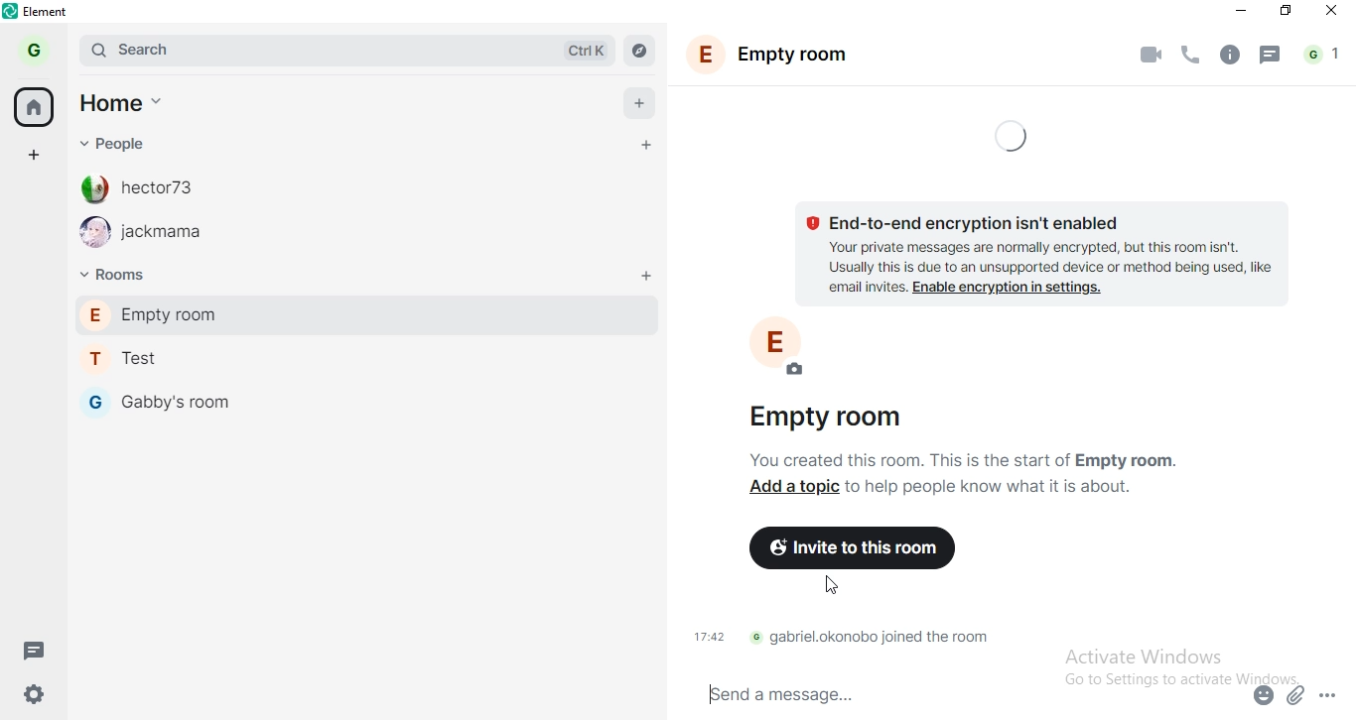 This screenshot has width=1356, height=720. I want to click on people, so click(127, 141).